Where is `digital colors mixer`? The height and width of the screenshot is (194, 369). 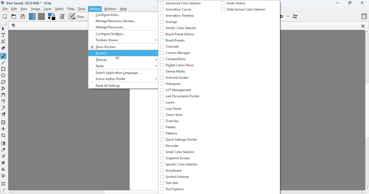
digital colors mixer is located at coordinates (177, 65).